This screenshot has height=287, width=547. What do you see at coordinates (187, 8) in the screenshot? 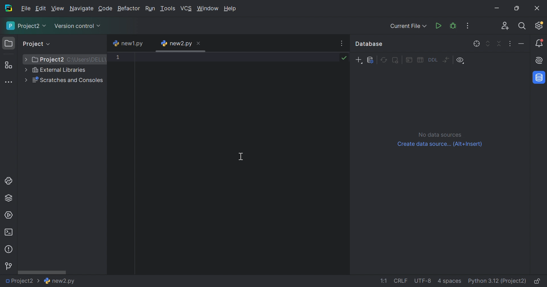
I see `VCS` at bounding box center [187, 8].